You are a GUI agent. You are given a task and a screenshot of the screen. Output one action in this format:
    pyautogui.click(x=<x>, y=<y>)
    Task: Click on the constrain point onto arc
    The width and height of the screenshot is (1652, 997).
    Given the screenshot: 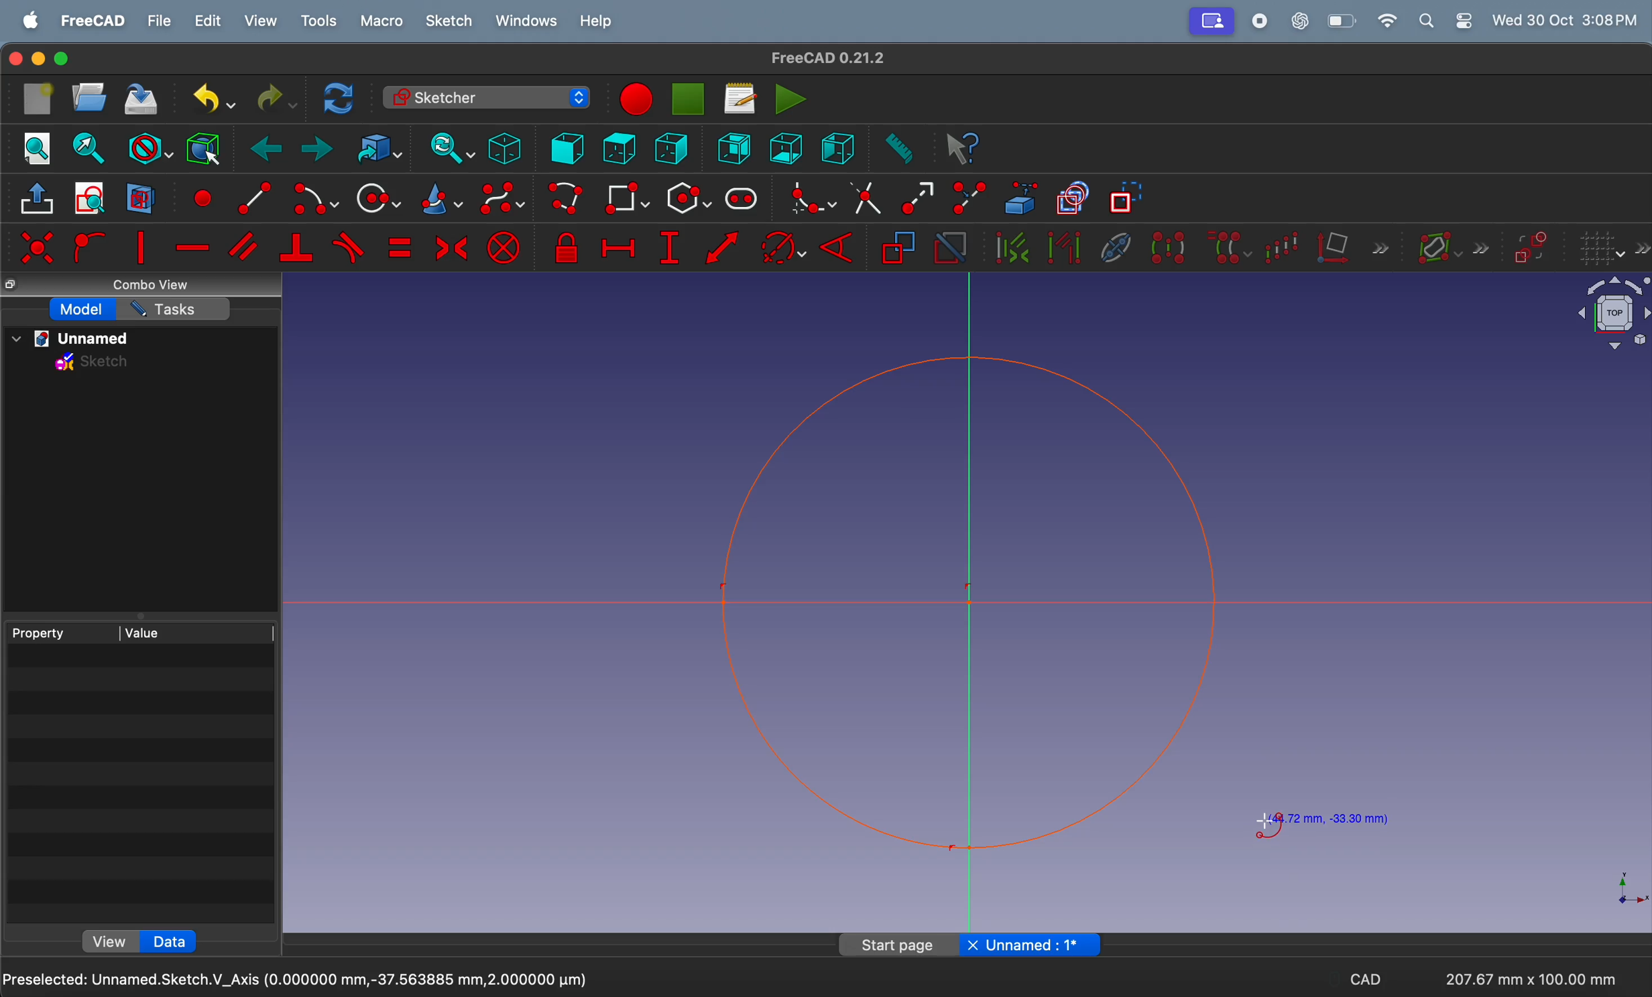 What is the action you would take?
    pyautogui.click(x=87, y=248)
    